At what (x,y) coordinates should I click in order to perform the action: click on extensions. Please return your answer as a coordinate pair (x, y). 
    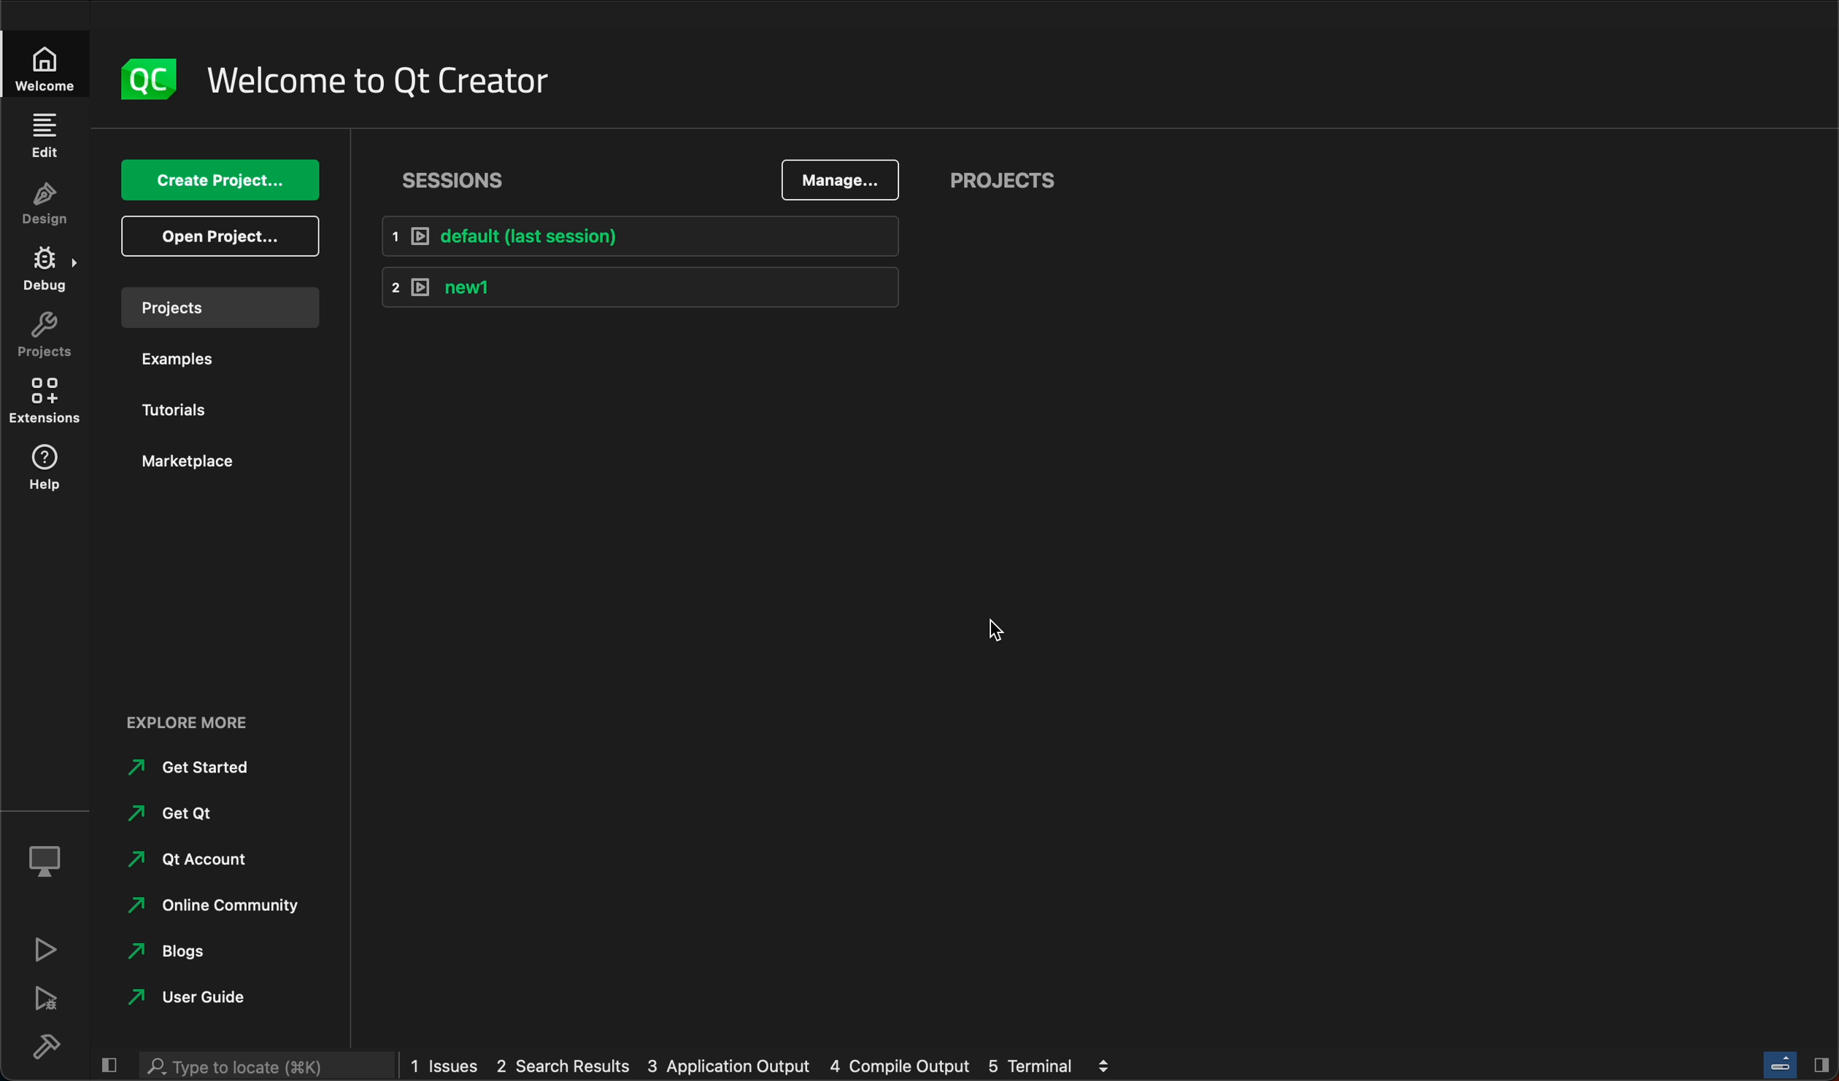
    Looking at the image, I should click on (47, 403).